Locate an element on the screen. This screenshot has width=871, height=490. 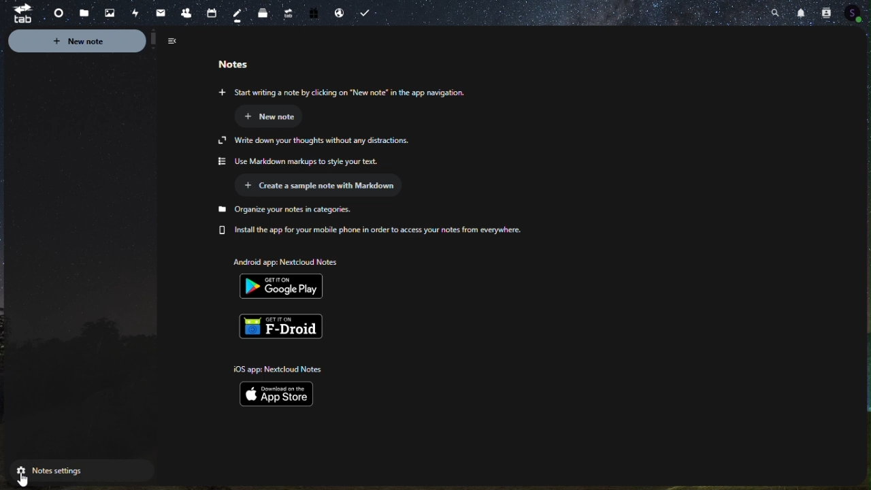
Write down your thoughts without any distractions. is located at coordinates (318, 140).